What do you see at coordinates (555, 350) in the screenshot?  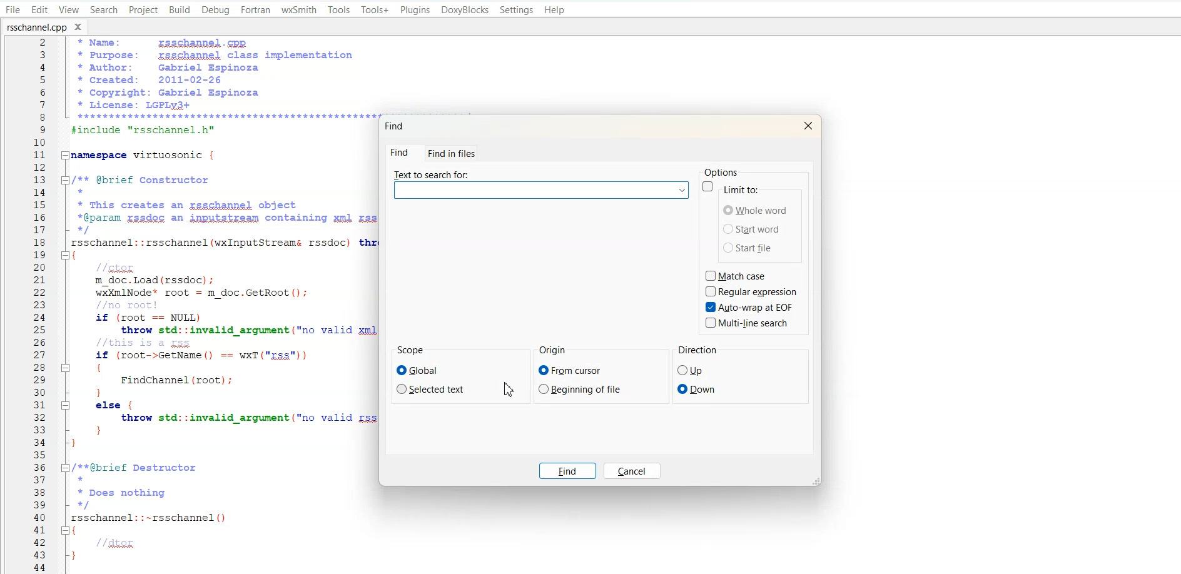 I see `Origin` at bounding box center [555, 350].